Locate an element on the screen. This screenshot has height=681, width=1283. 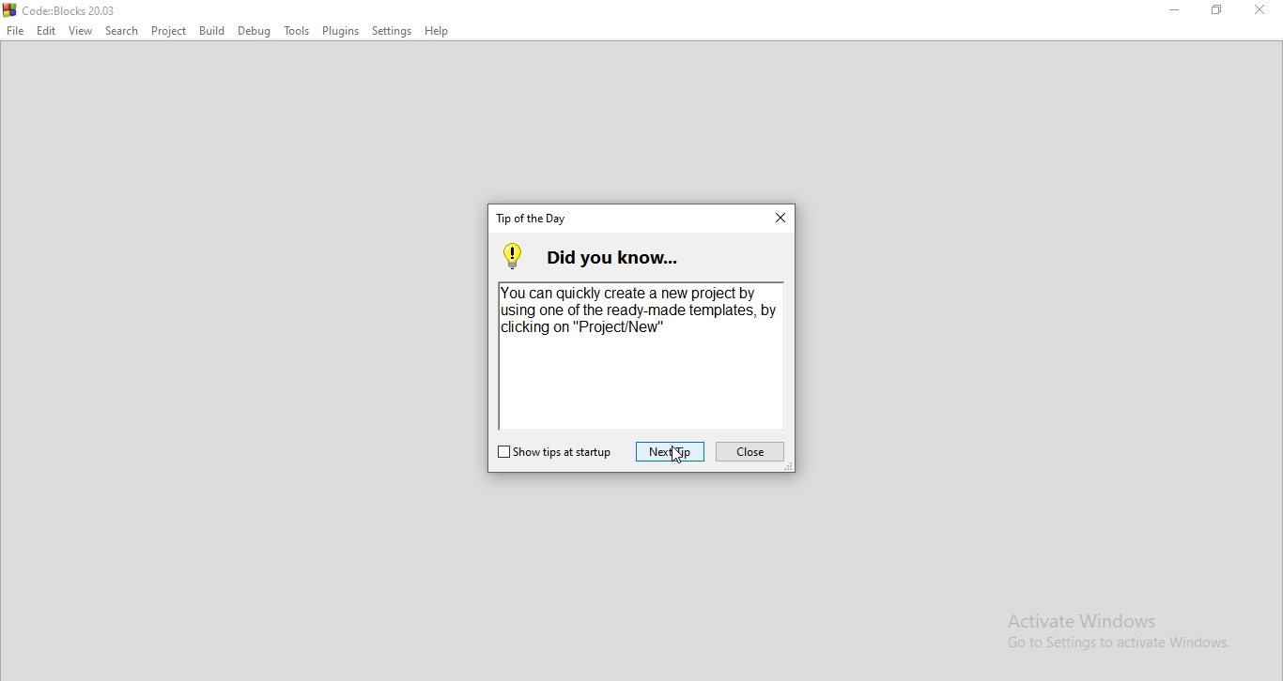
next tip is located at coordinates (670, 451).